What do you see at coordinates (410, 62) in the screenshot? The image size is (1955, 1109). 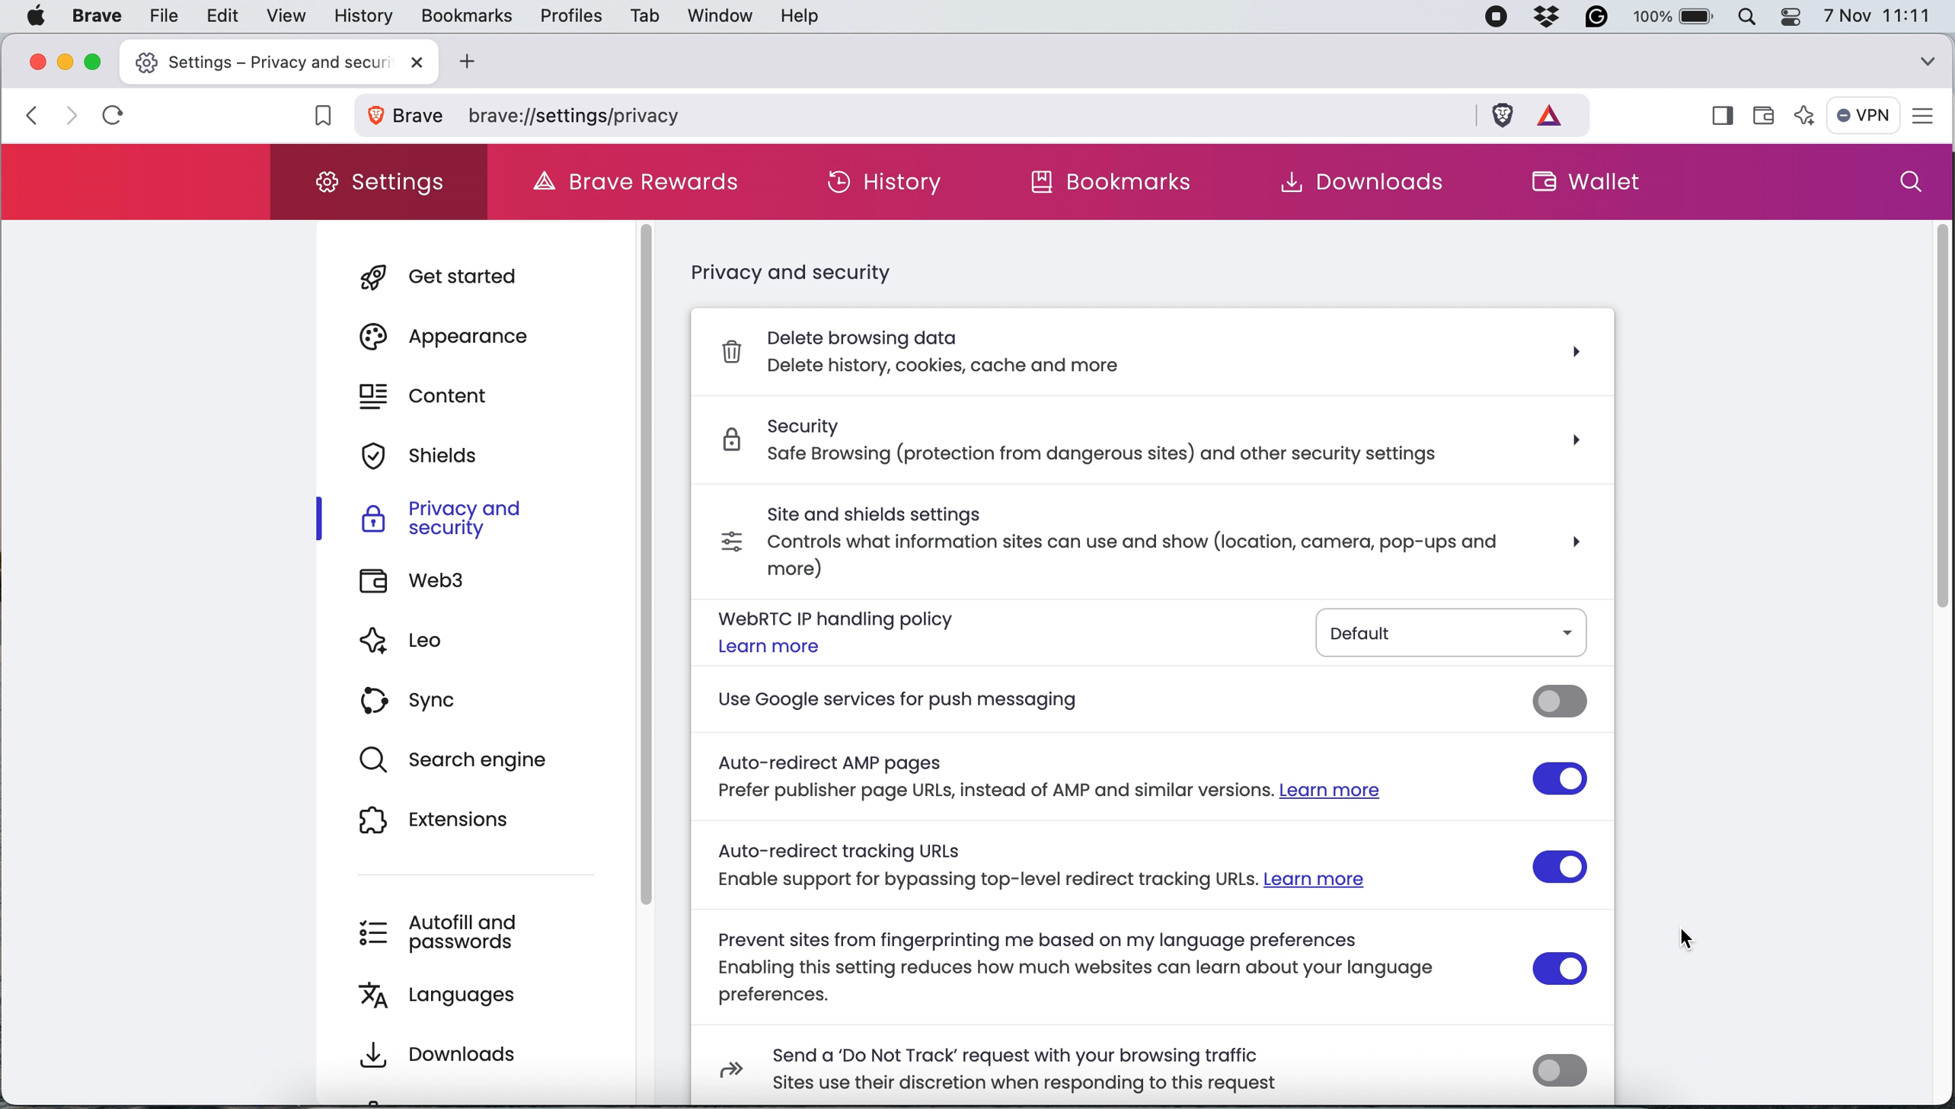 I see `close` at bounding box center [410, 62].